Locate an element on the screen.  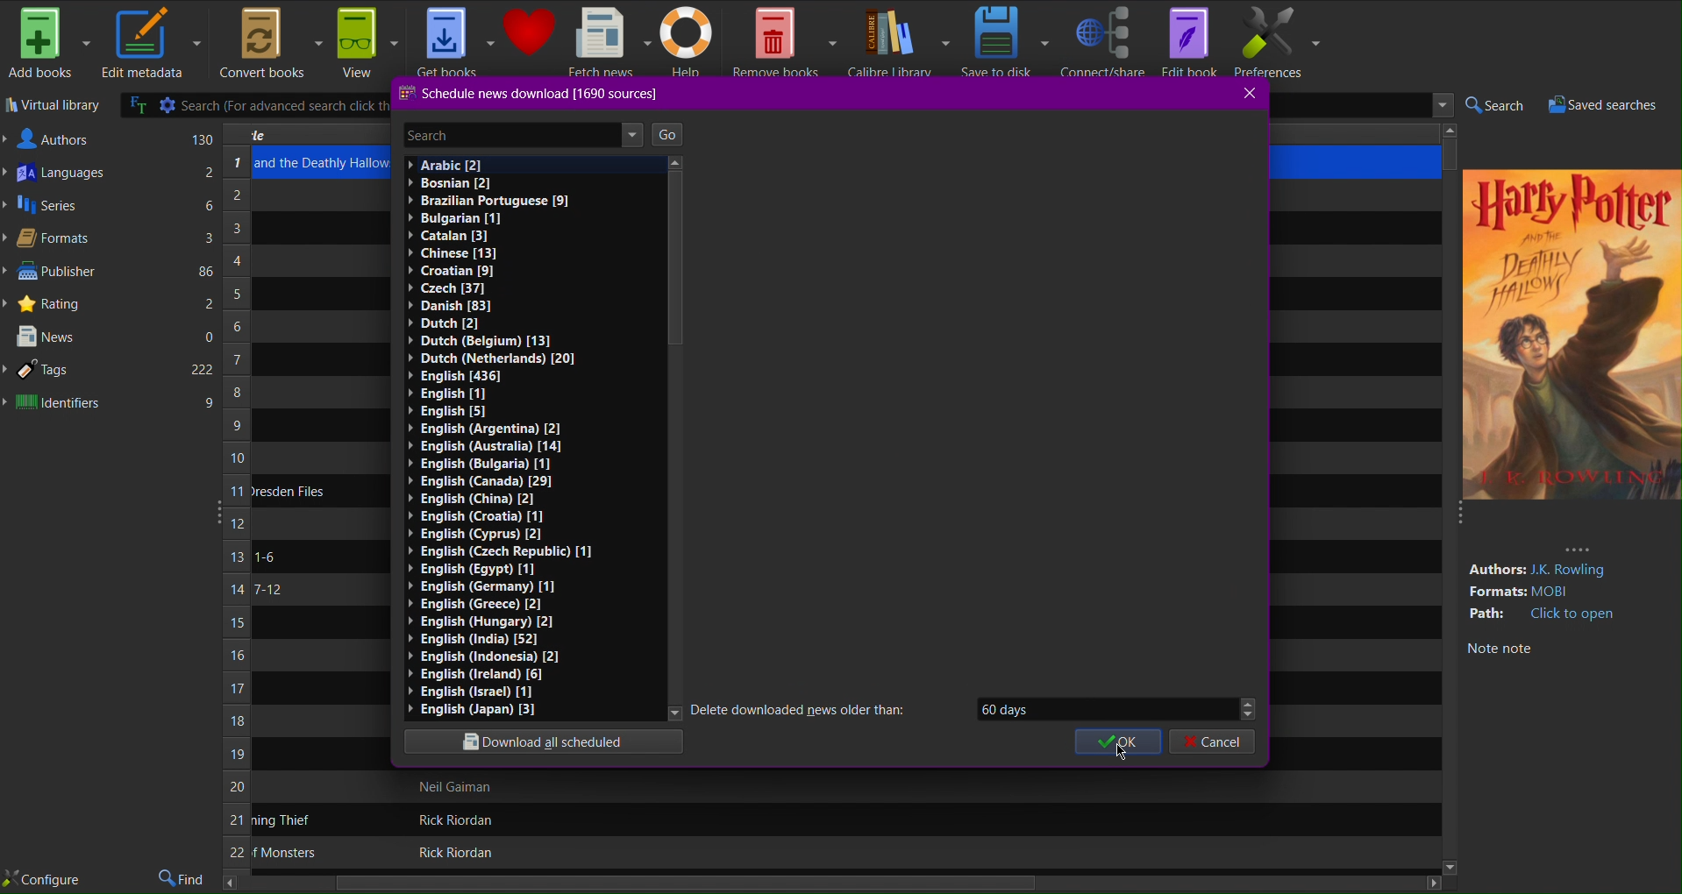
Add books is located at coordinates (48, 44).